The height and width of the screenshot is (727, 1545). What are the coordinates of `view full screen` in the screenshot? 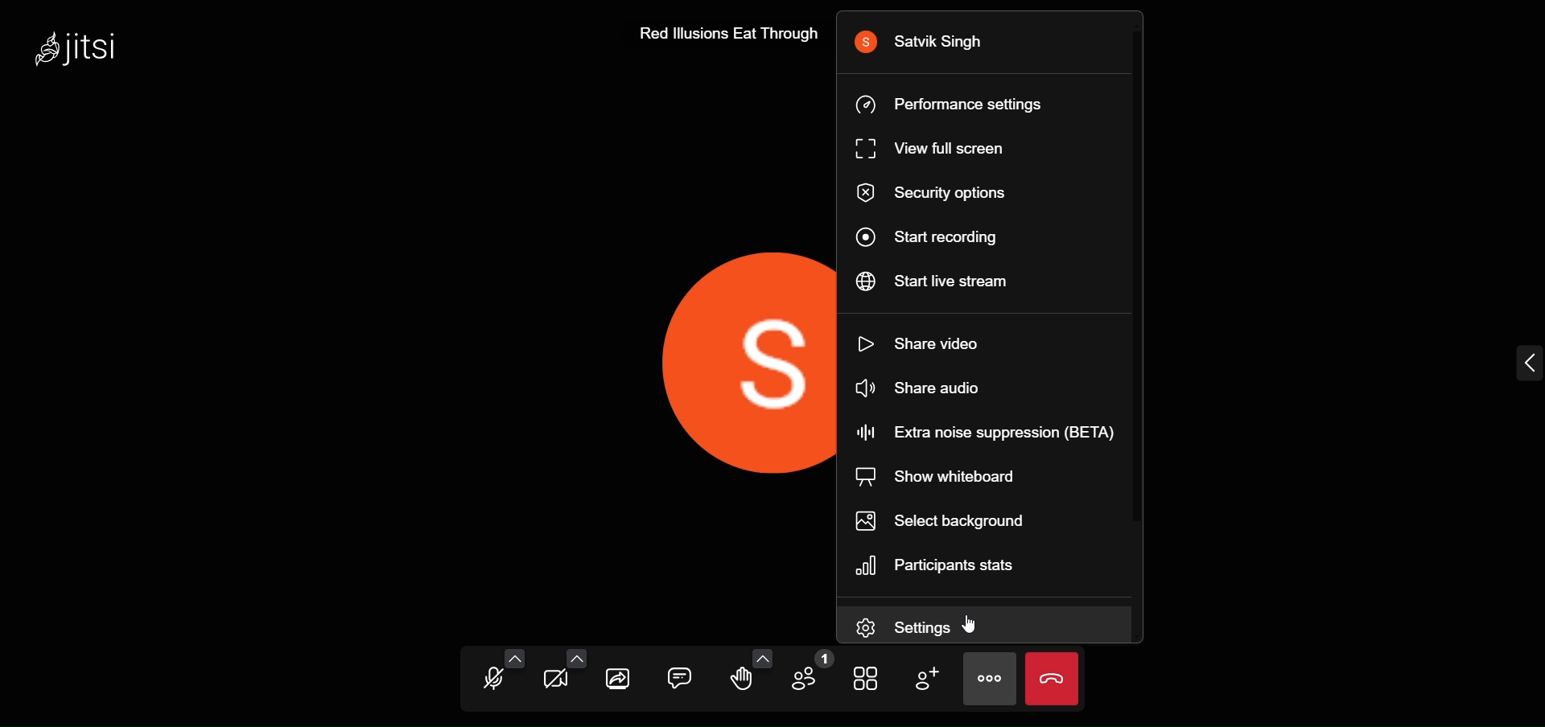 It's located at (937, 150).